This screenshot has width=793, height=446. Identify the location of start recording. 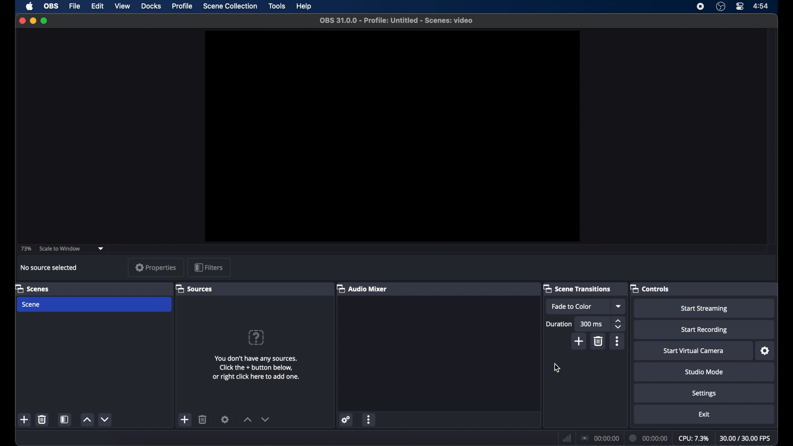
(705, 330).